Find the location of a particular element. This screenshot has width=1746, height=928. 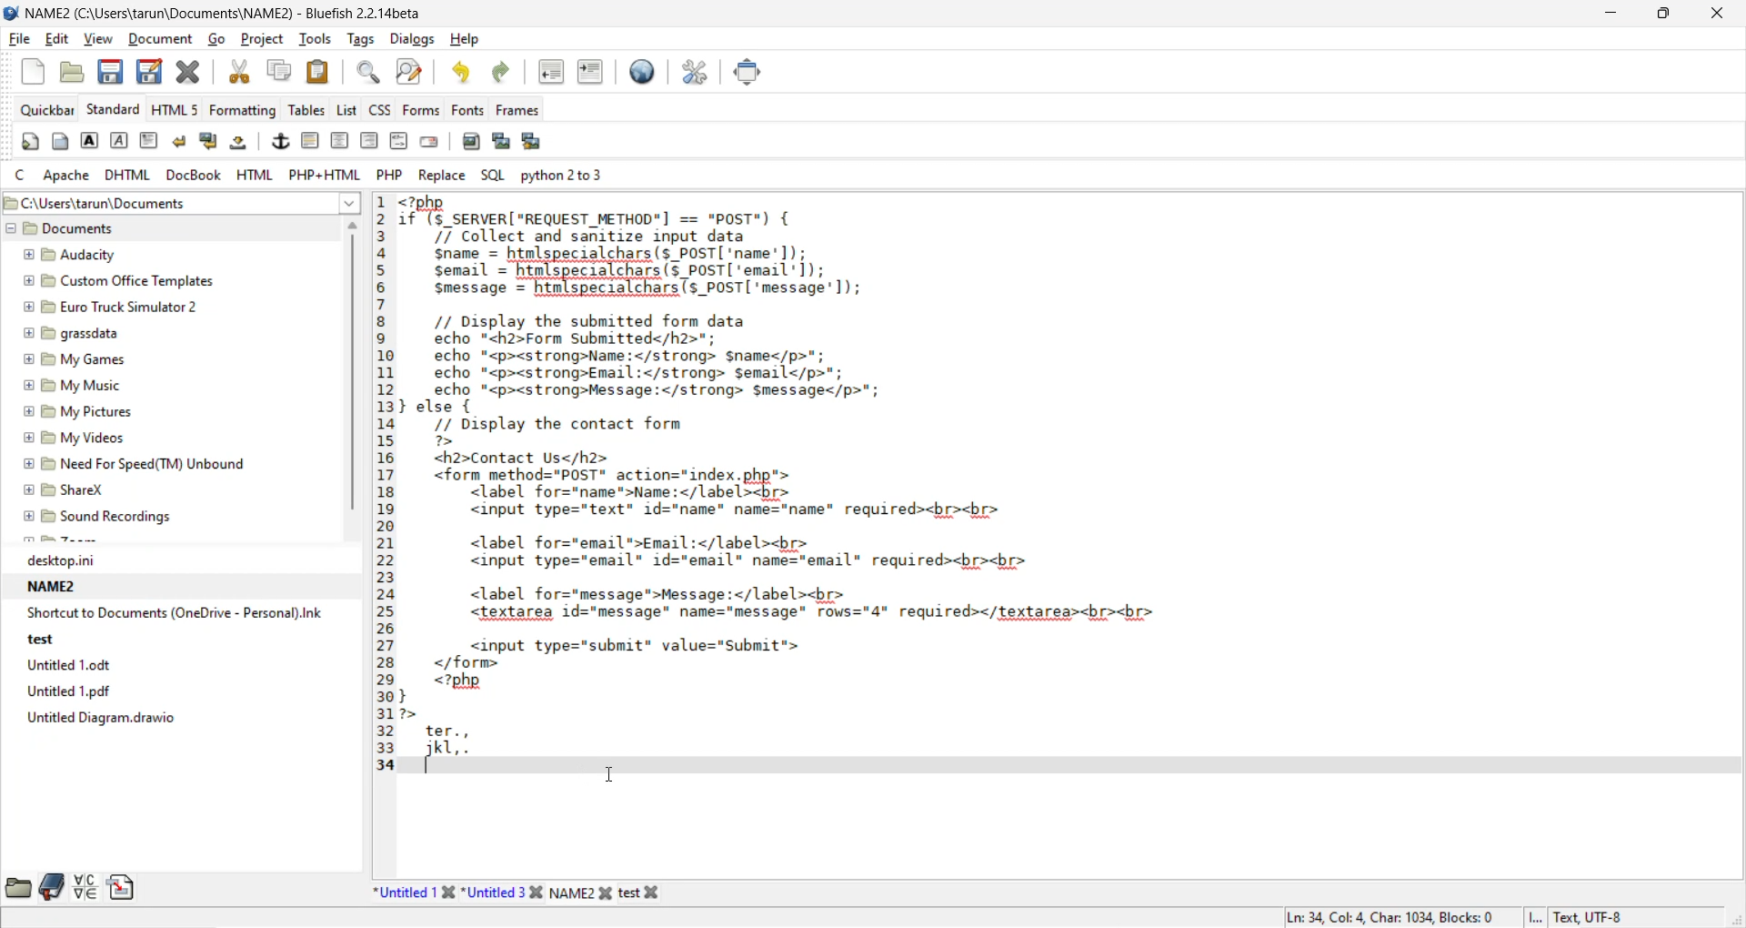

preview in browser is located at coordinates (643, 72).